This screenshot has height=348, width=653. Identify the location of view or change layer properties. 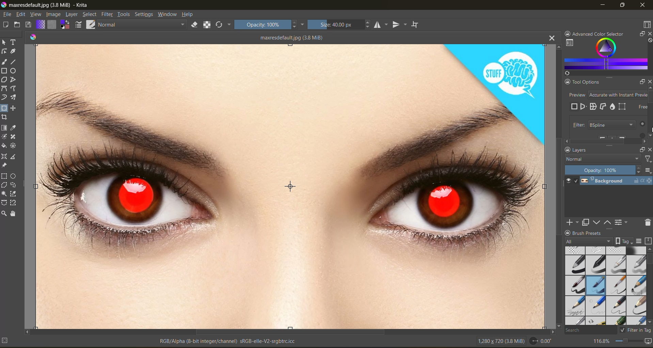
(622, 222).